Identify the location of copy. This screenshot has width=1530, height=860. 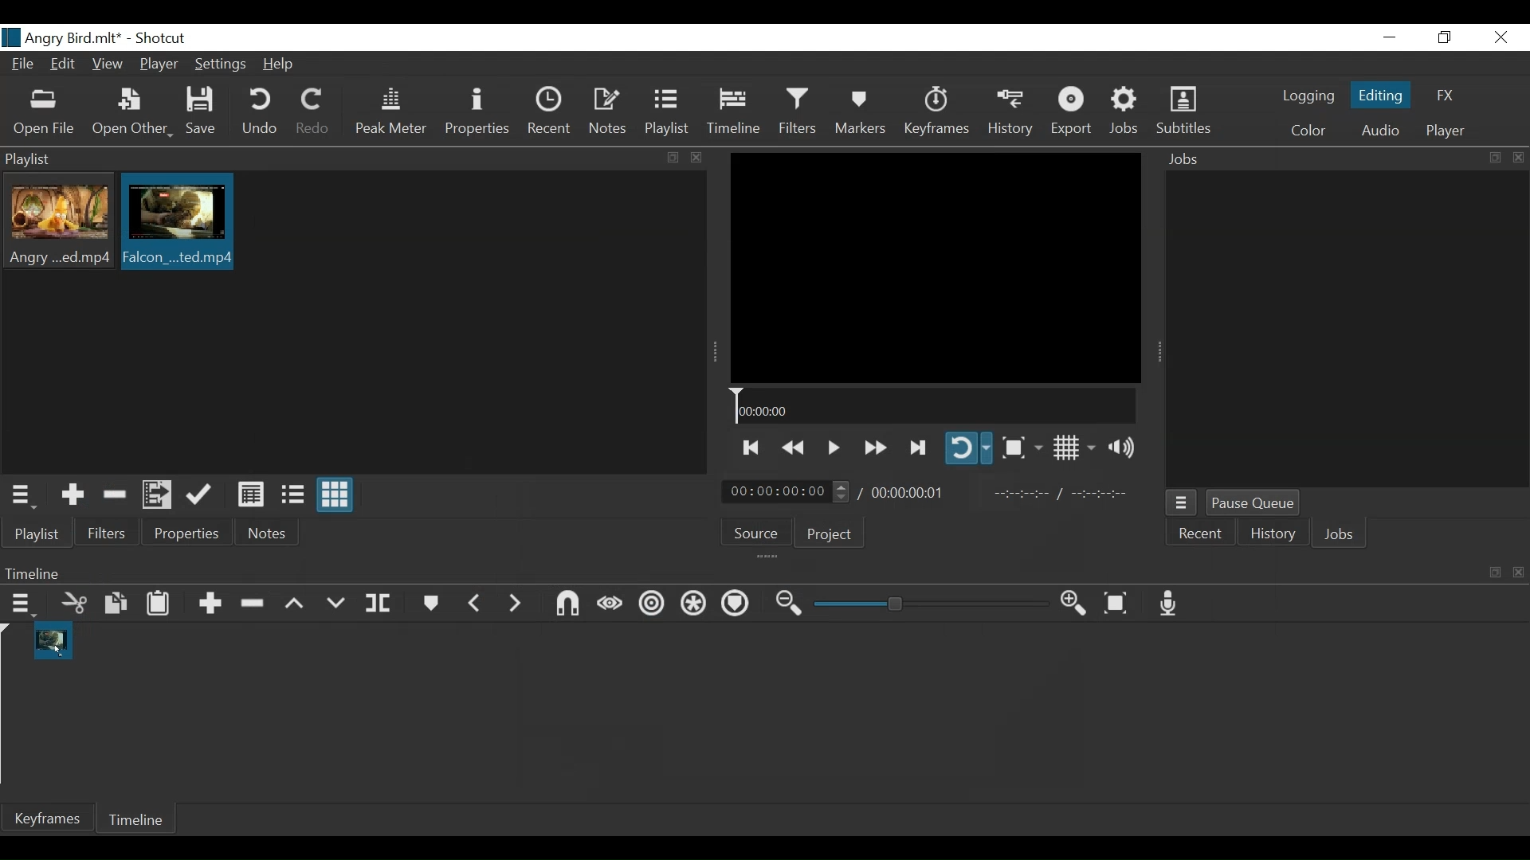
(675, 158).